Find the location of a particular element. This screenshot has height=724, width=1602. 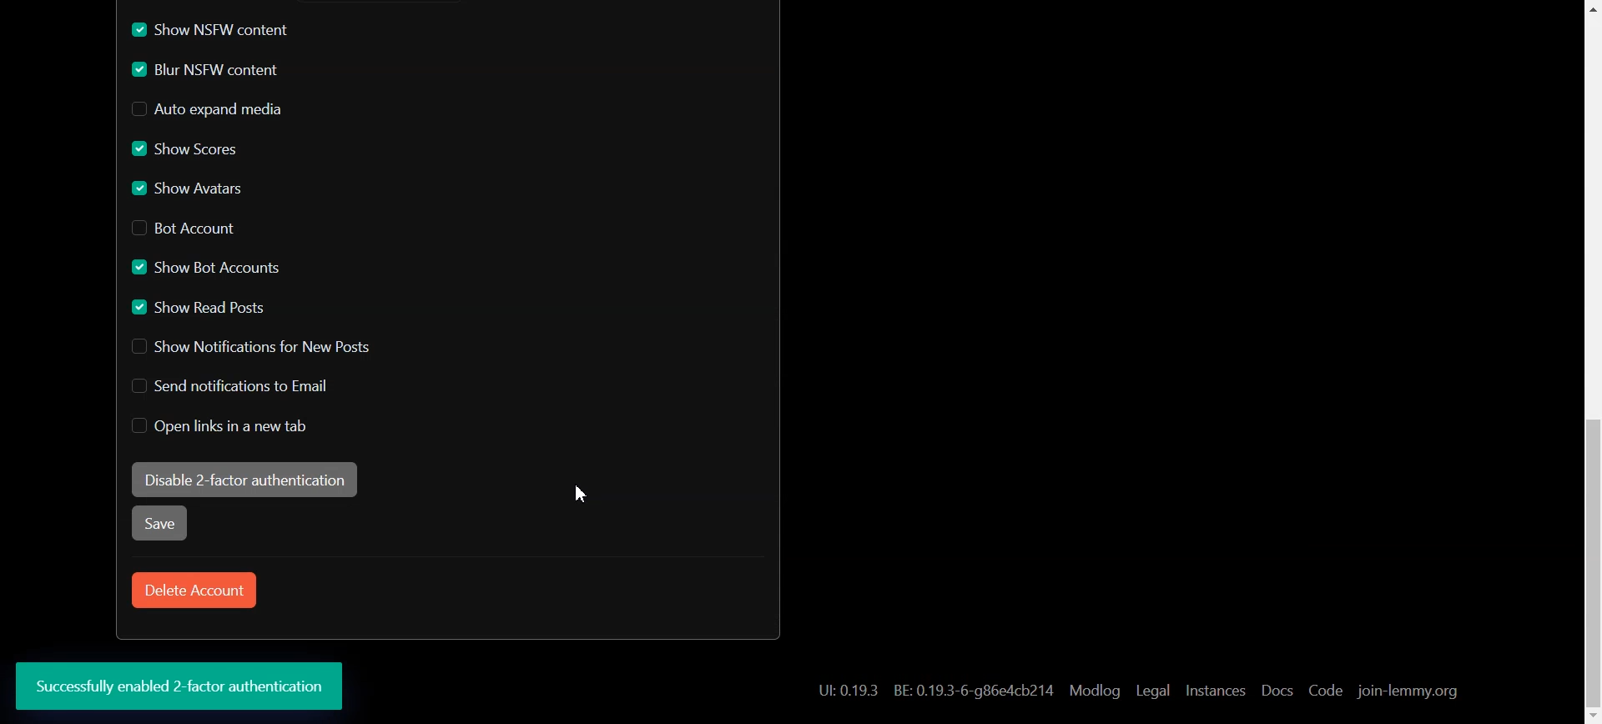

join-lemmy.org is located at coordinates (1407, 691).